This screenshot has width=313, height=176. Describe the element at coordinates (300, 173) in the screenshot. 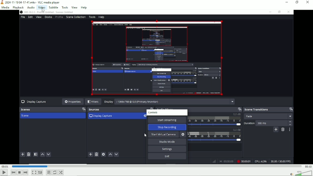

I see `Volume` at that location.